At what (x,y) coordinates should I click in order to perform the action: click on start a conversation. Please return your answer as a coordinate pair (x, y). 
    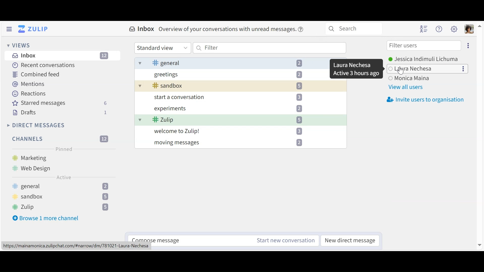
    Looking at the image, I should click on (226, 97).